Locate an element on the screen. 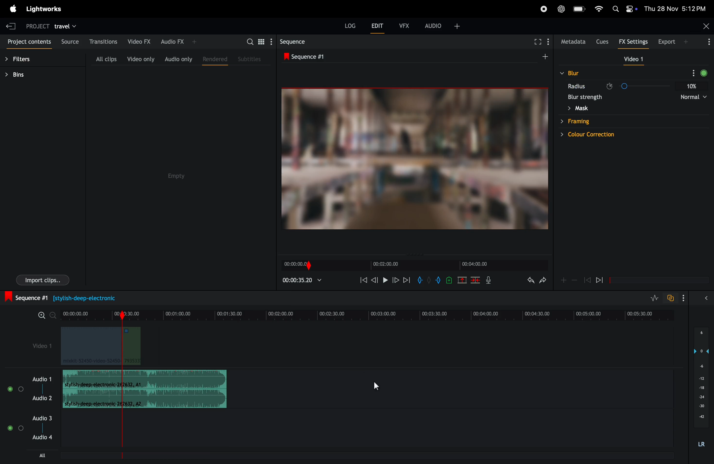 The width and height of the screenshot is (714, 464). Audio 4 is located at coordinates (42, 438).